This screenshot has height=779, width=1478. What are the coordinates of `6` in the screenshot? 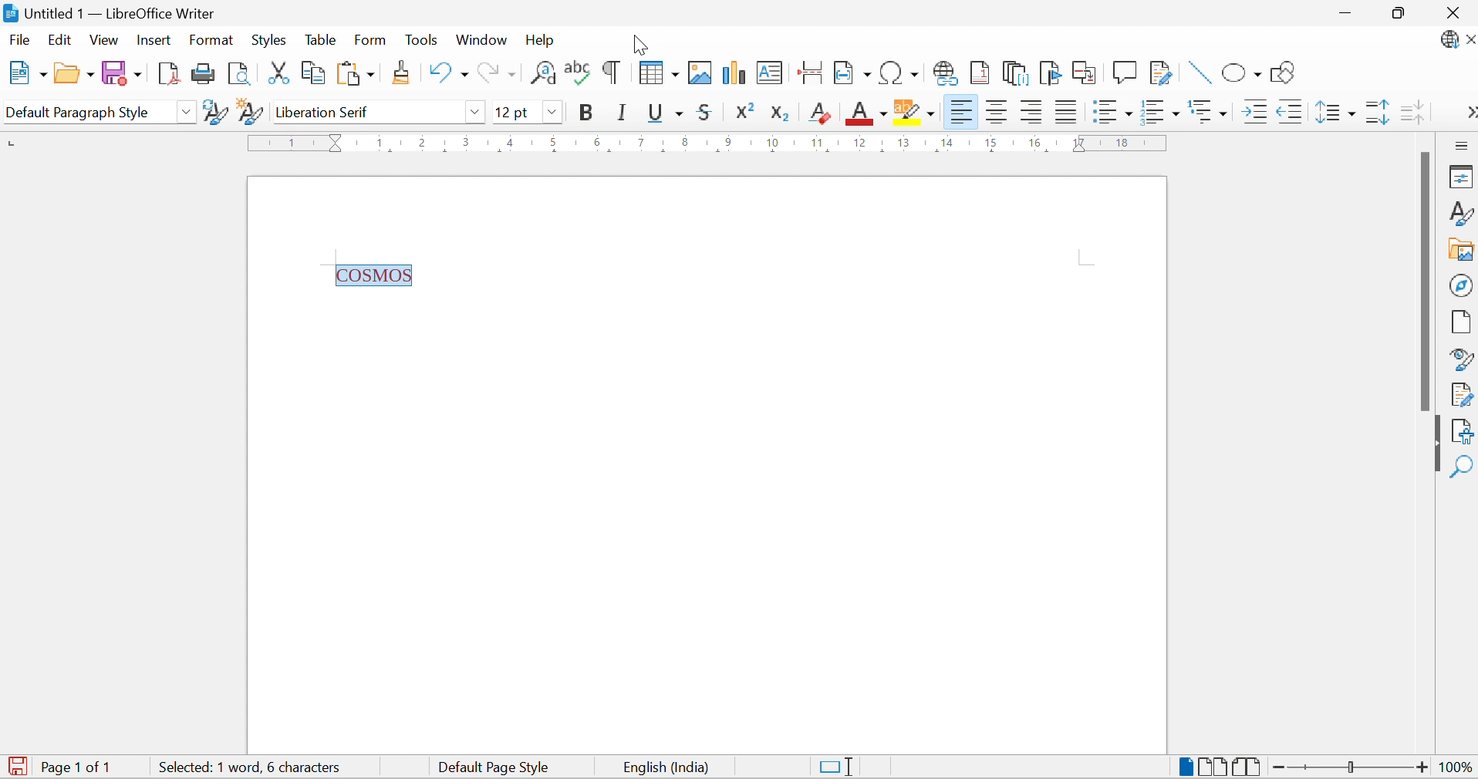 It's located at (596, 141).